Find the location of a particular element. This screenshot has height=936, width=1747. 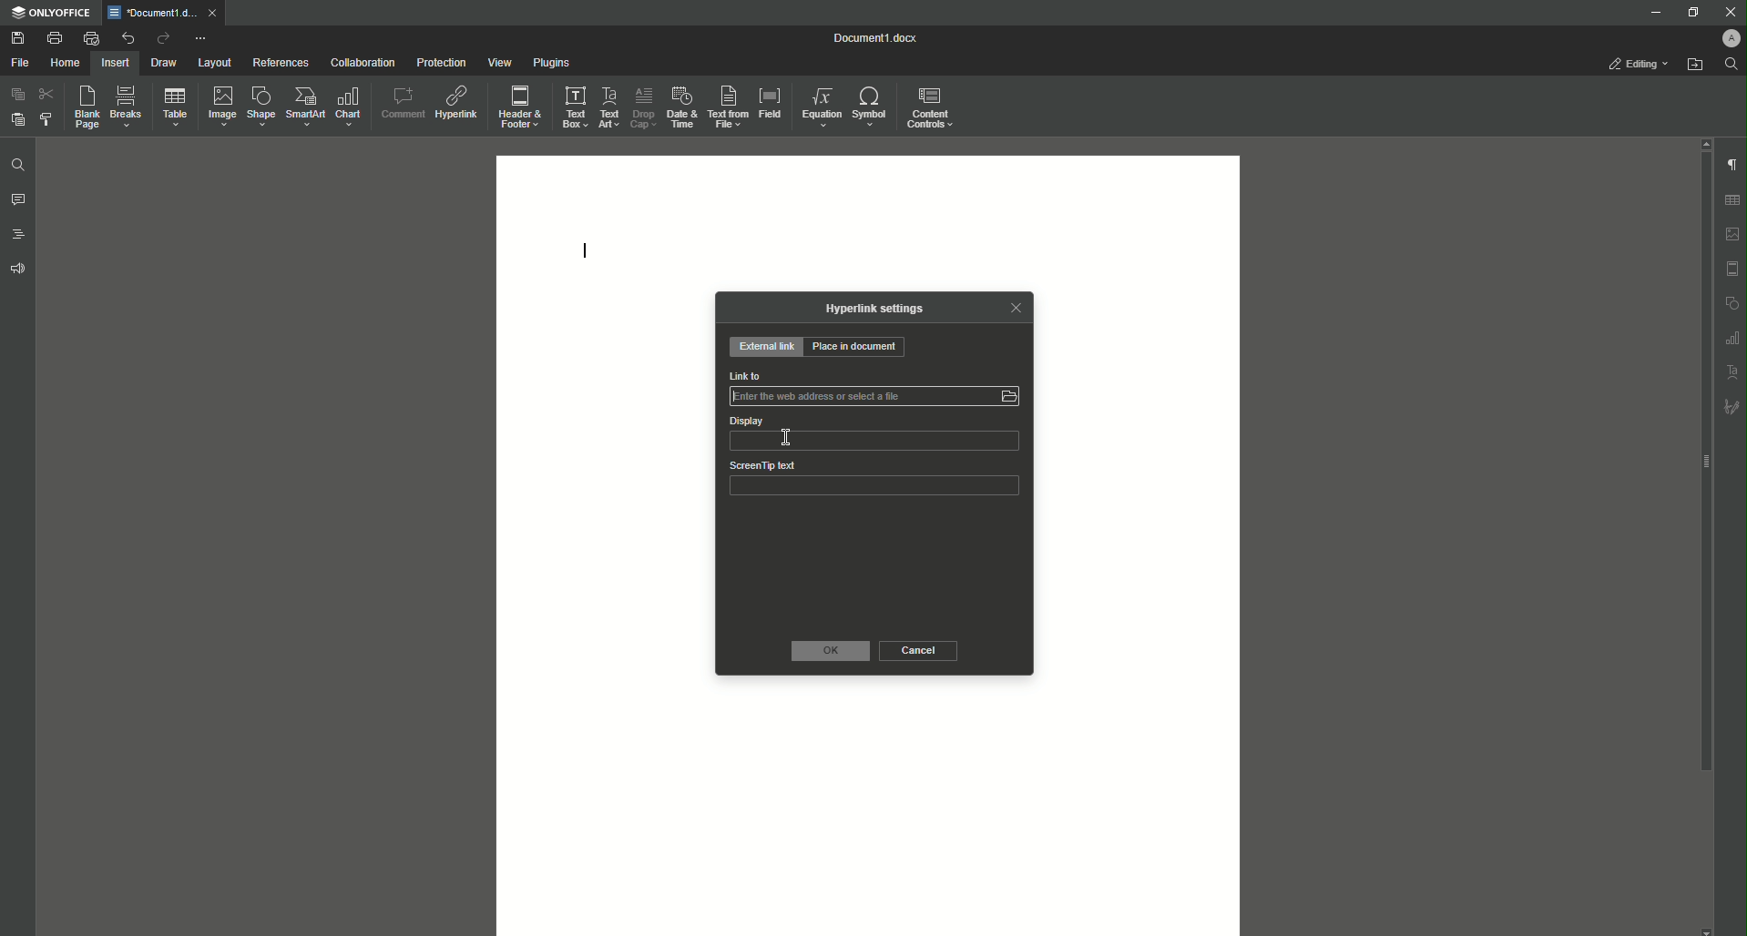

Undo is located at coordinates (128, 37).